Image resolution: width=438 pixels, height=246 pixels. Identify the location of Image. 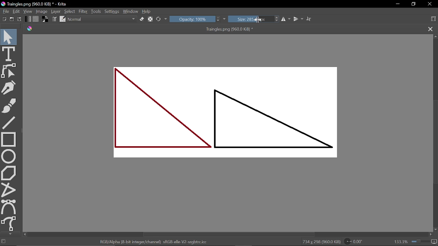
(41, 12).